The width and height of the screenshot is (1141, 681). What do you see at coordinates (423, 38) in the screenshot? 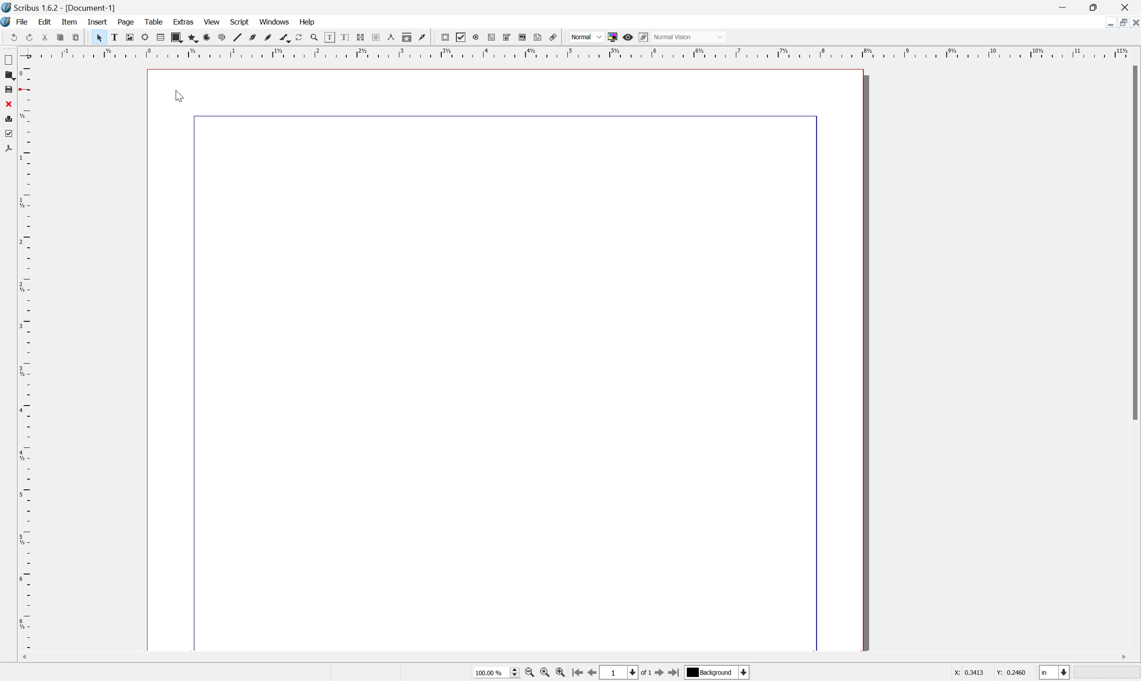
I see `Zoom in or zoom out` at bounding box center [423, 38].